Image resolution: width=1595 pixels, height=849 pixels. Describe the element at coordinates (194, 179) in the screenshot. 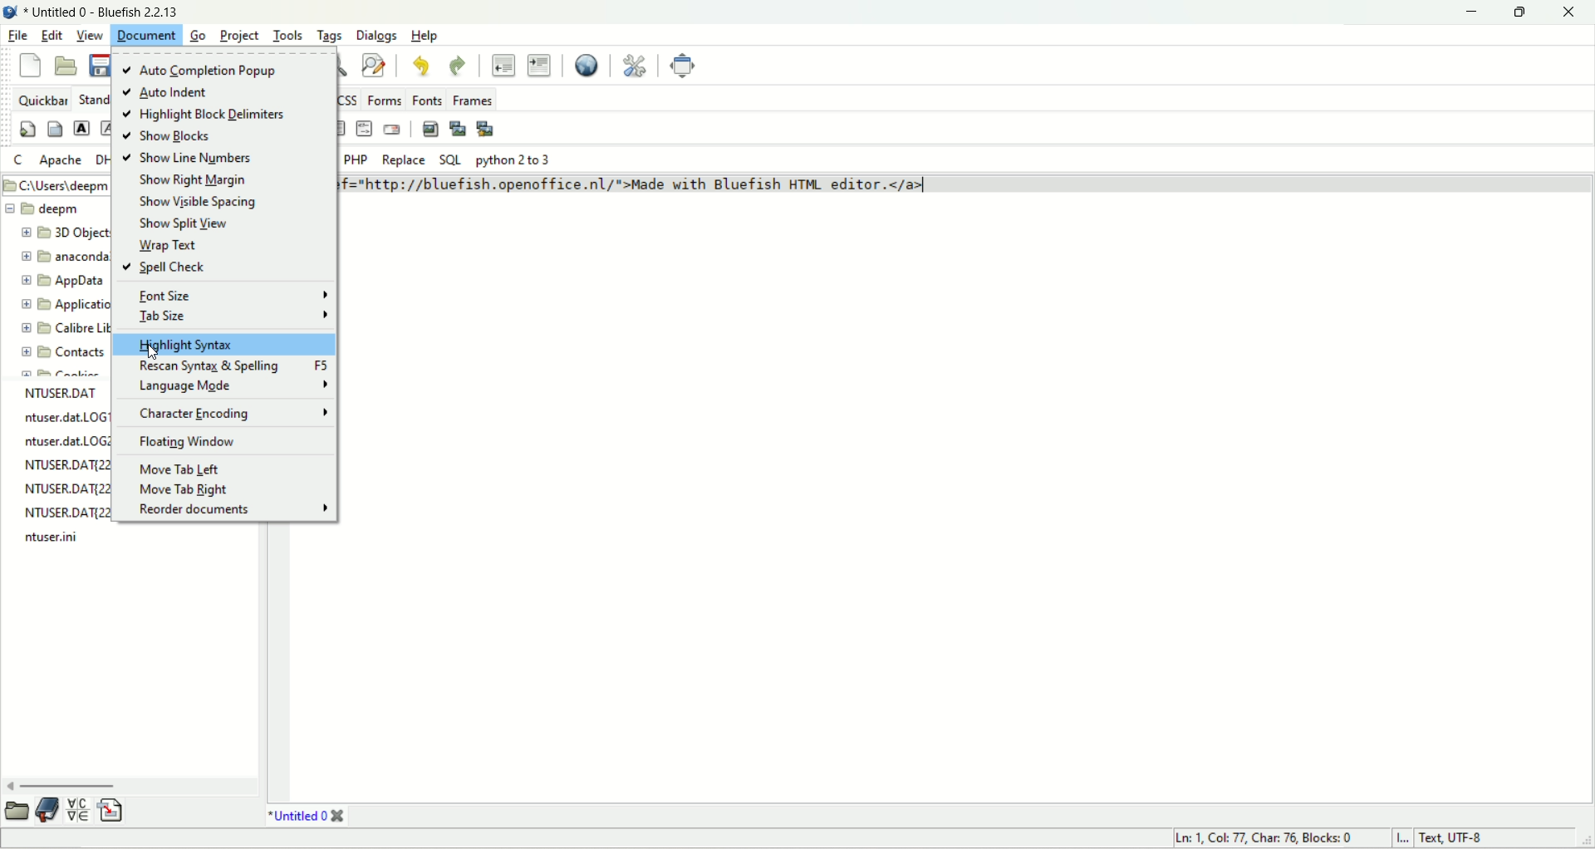

I see `show right margin` at that location.